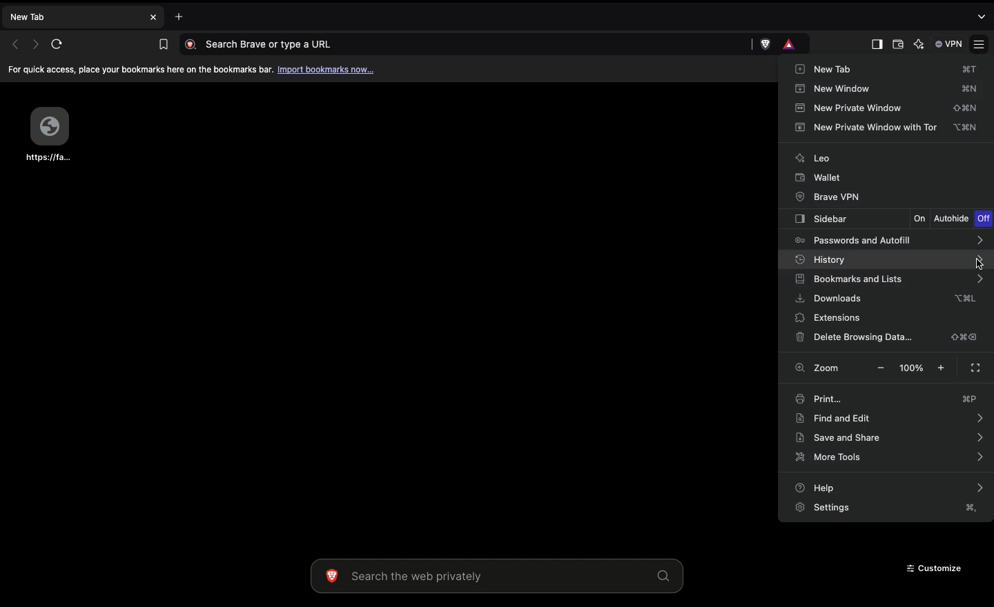 This screenshot has height=607, width=994. I want to click on Customize, so click(932, 570).